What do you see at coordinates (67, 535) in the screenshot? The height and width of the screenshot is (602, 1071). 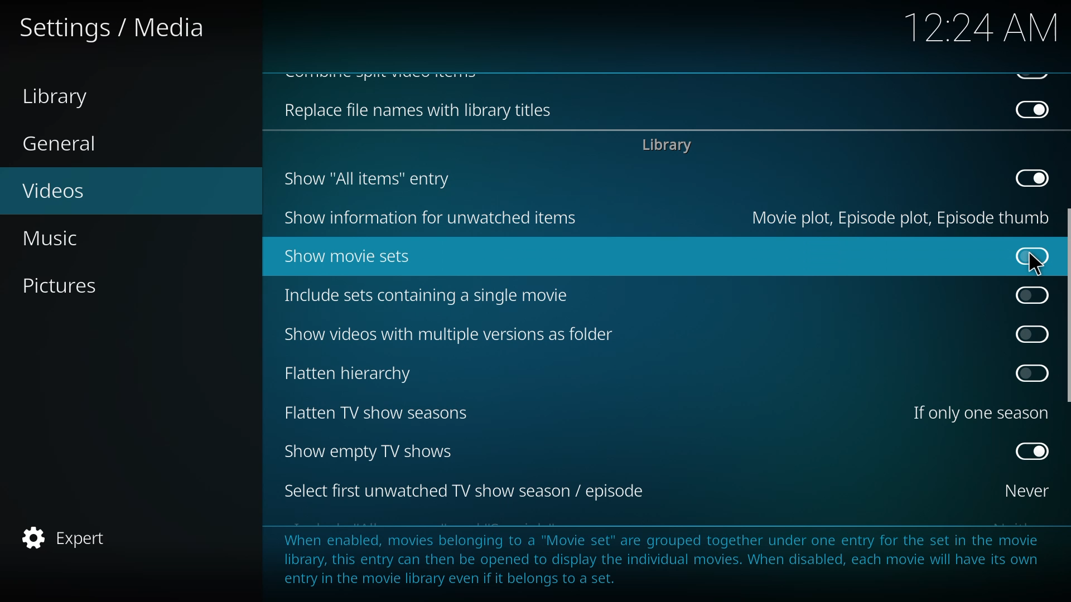 I see `expert` at bounding box center [67, 535].